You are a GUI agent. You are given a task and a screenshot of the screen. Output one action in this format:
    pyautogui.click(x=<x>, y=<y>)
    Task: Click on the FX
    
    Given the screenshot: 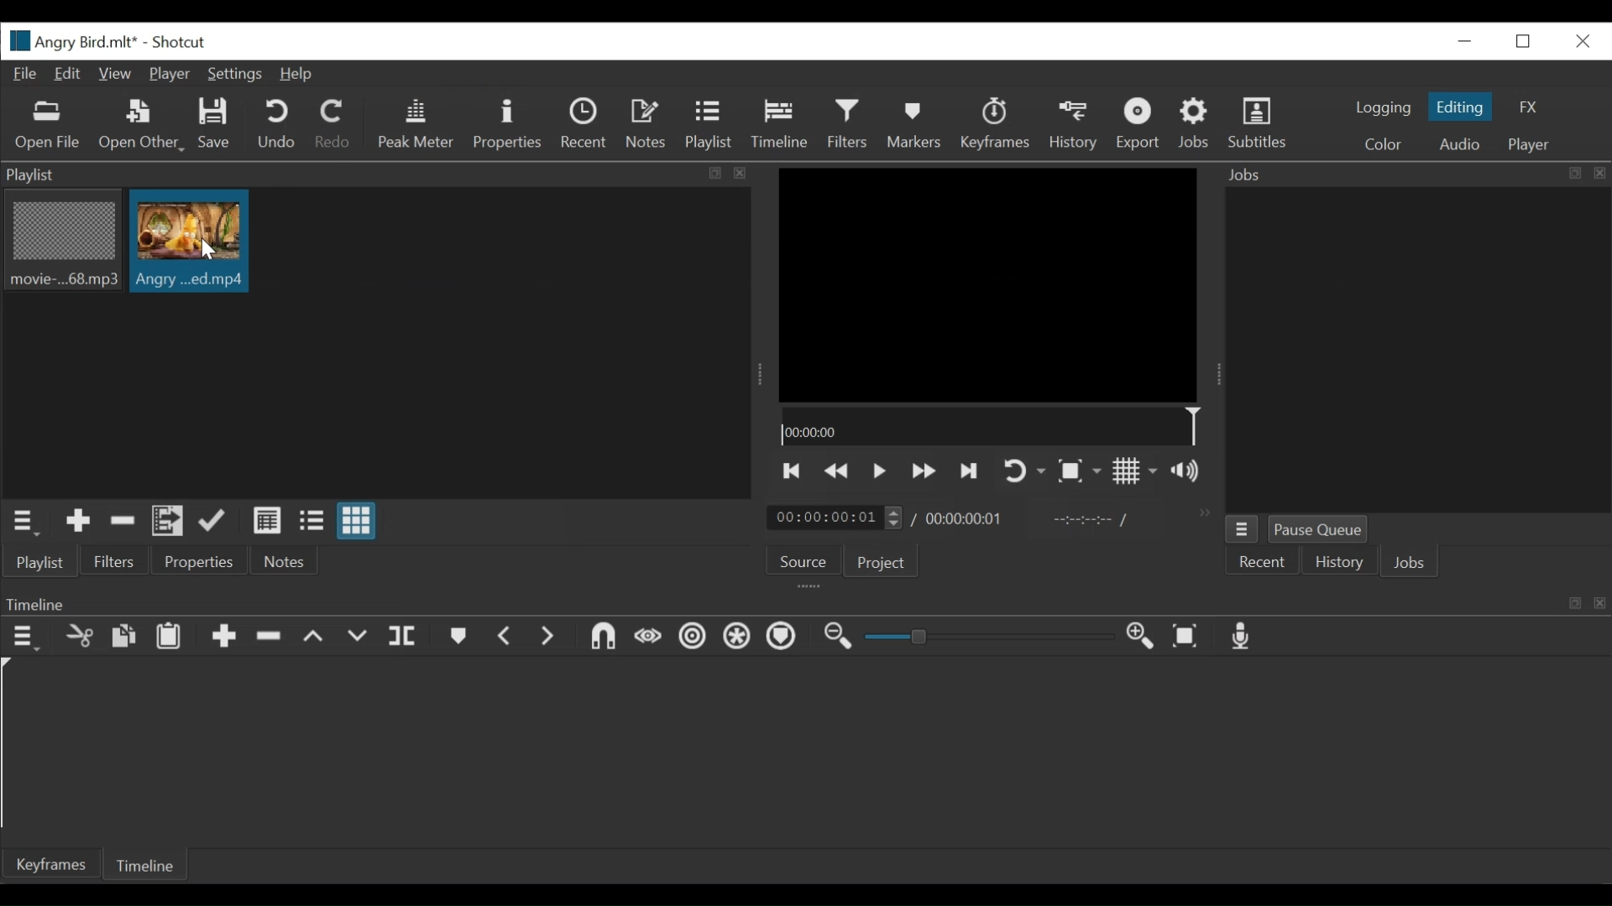 What is the action you would take?
    pyautogui.click(x=1531, y=107)
    